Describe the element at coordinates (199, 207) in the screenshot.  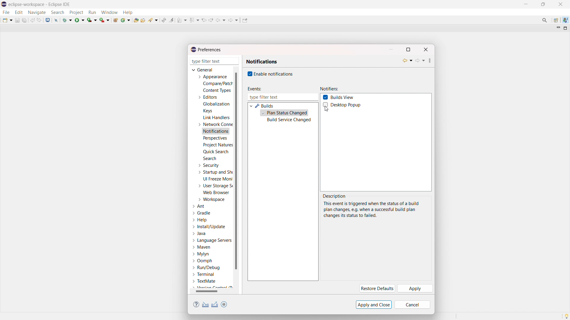
I see `ant` at that location.